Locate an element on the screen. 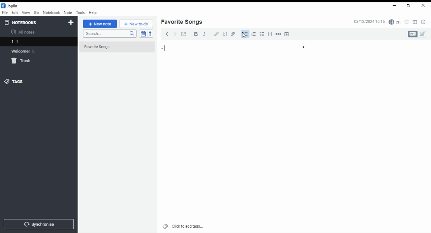 Image resolution: width=431 pixels, height=233 pixels. new notebook is located at coordinates (71, 23).